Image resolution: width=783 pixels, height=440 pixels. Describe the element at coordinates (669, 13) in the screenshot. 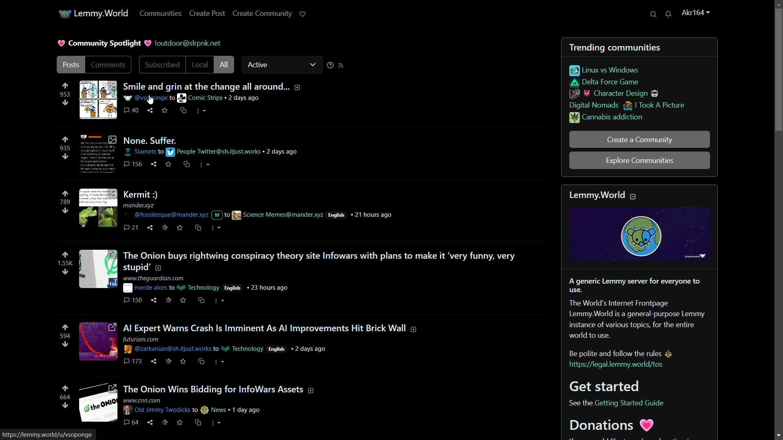

I see `unread messages` at that location.